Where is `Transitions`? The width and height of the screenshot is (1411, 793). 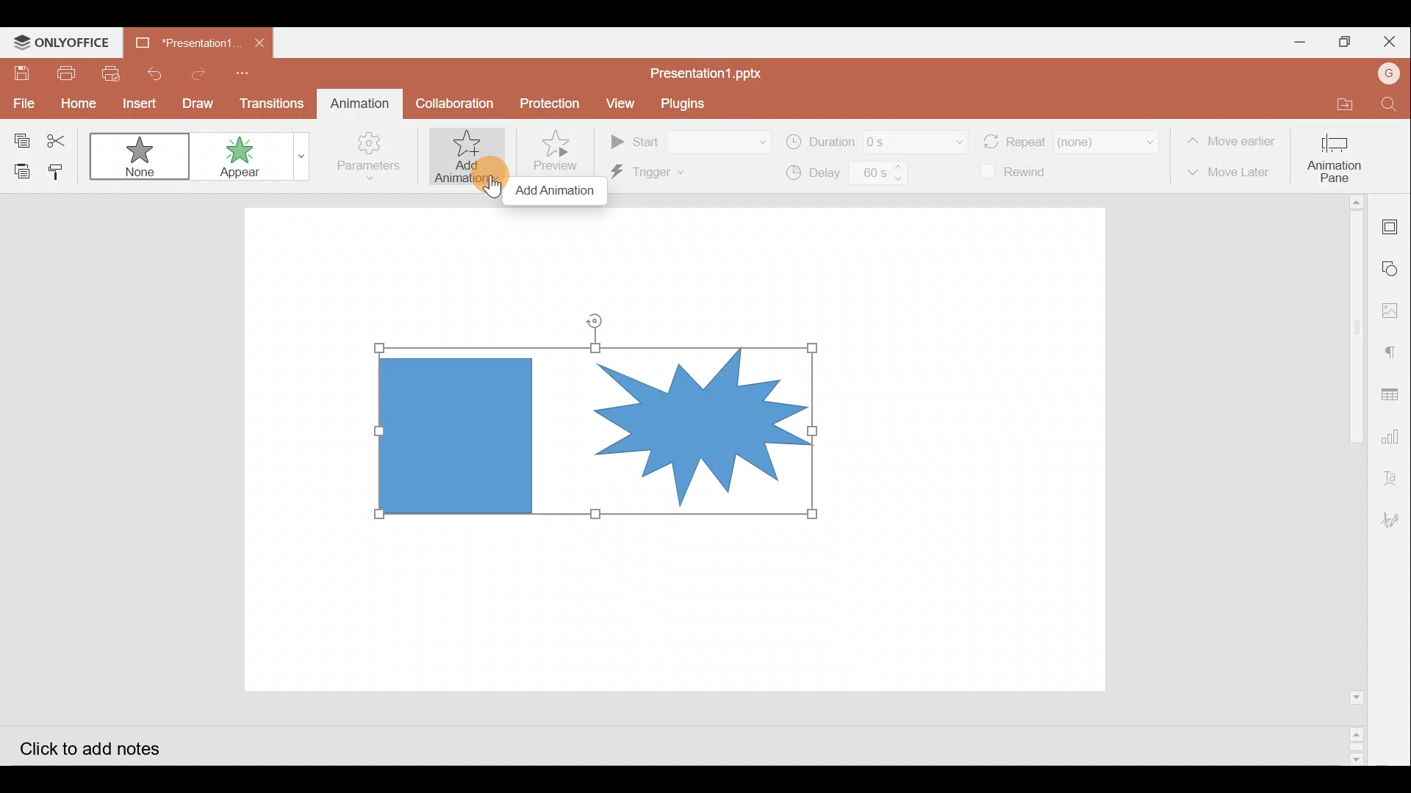
Transitions is located at coordinates (272, 103).